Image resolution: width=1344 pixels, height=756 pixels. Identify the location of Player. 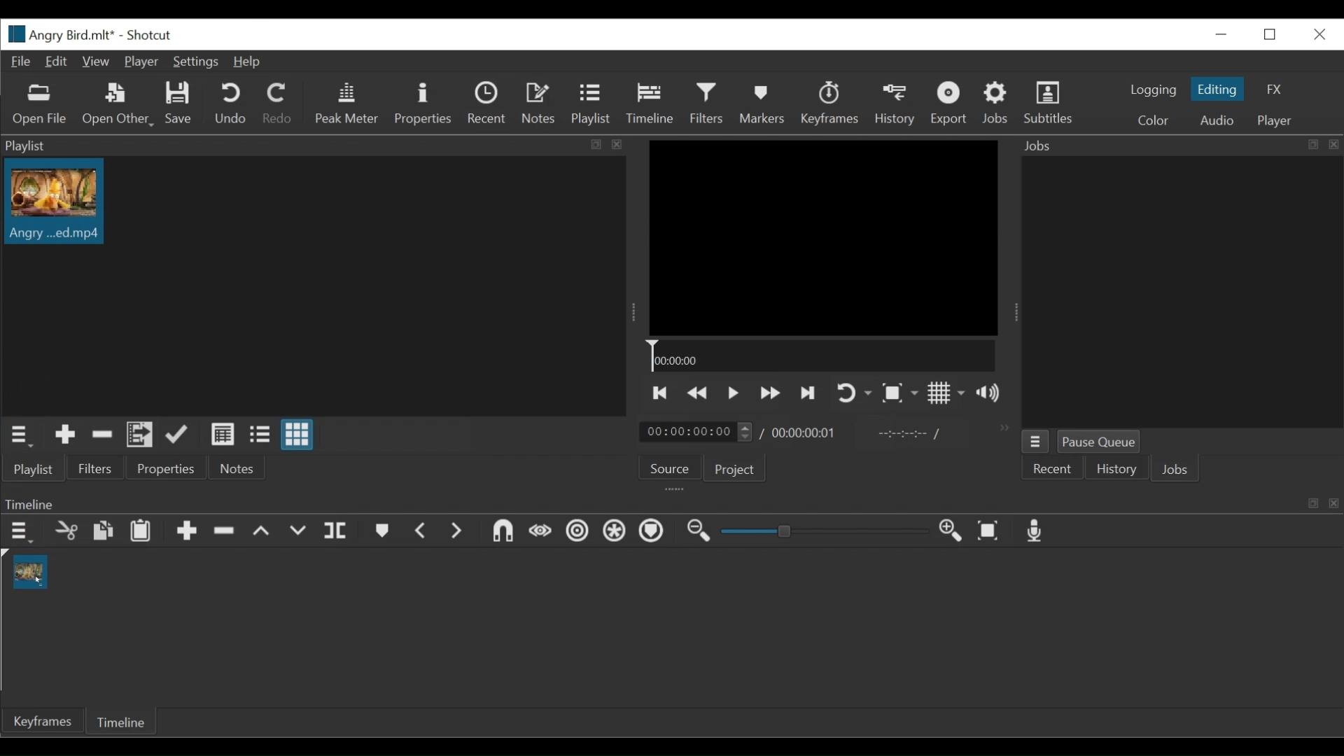
(141, 62).